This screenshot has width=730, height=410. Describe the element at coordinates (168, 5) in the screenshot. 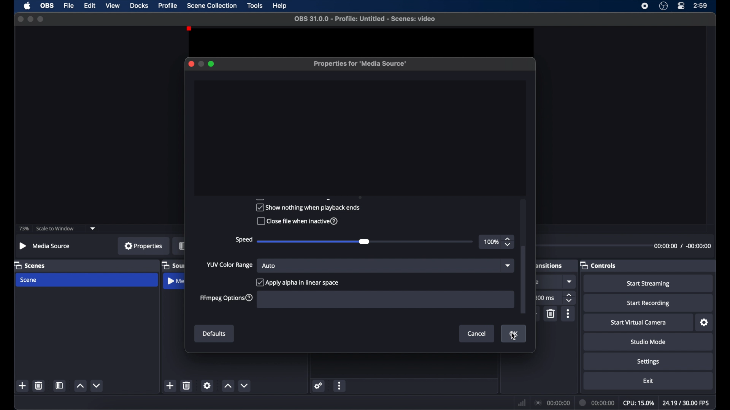

I see `profile` at that location.